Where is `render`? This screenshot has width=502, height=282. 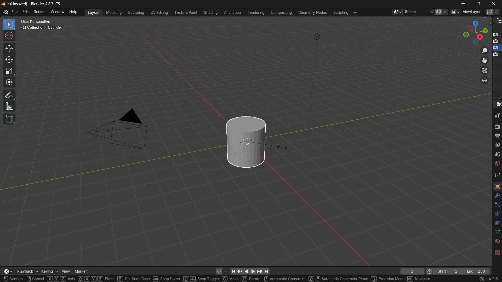
render is located at coordinates (497, 127).